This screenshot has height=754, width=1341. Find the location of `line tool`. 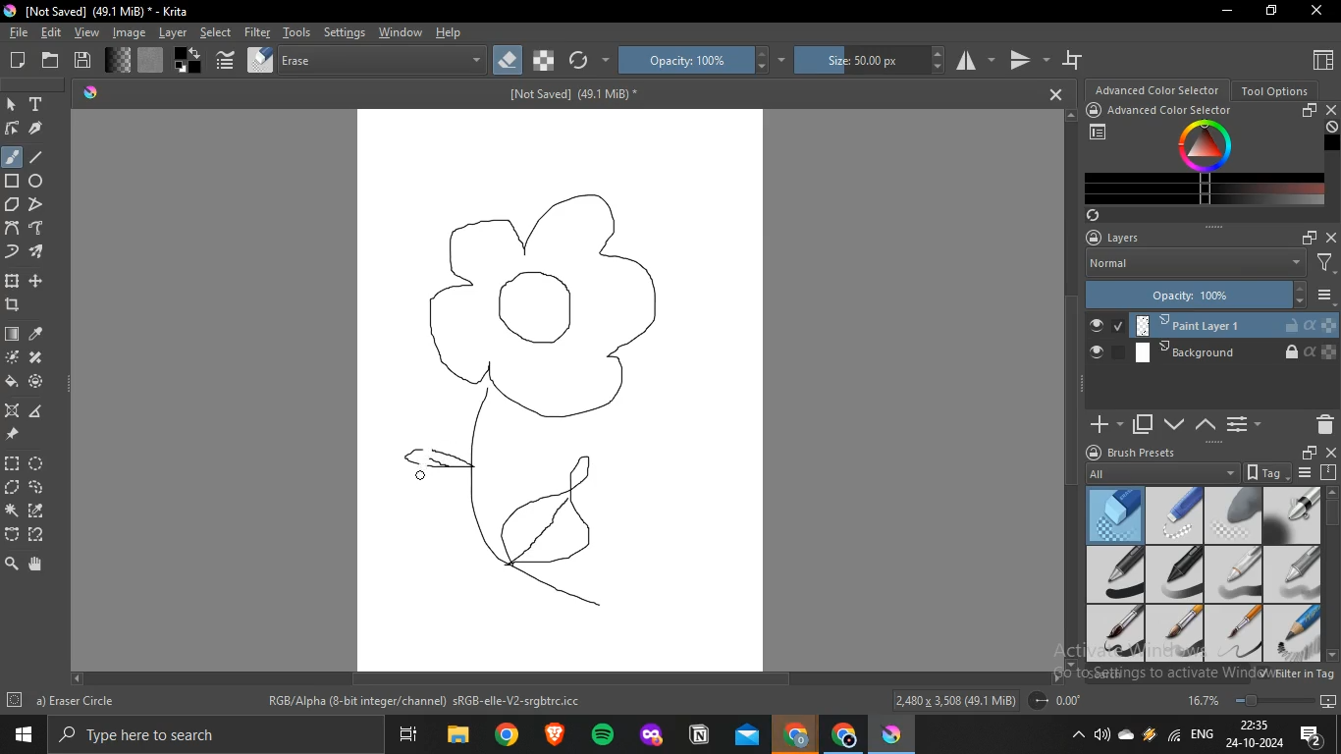

line tool is located at coordinates (42, 157).